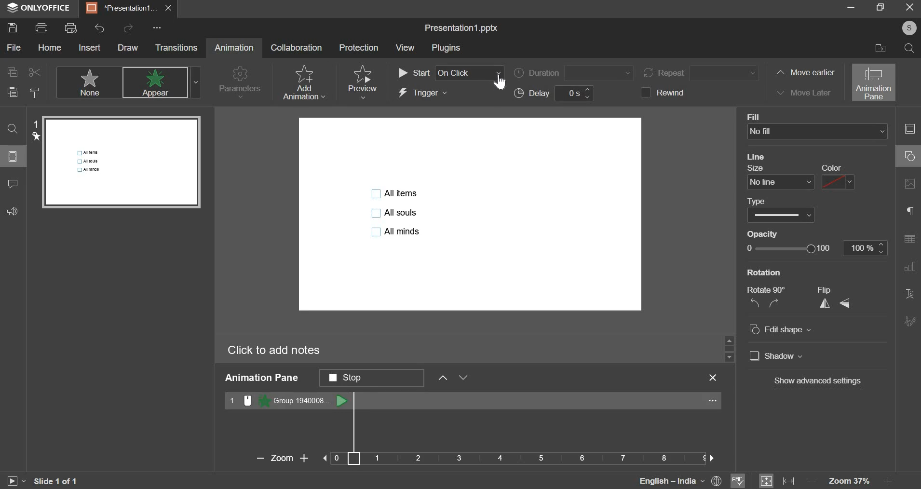 This screenshot has height=489, width=921. What do you see at coordinates (393, 213) in the screenshot?
I see `bullet points` at bounding box center [393, 213].